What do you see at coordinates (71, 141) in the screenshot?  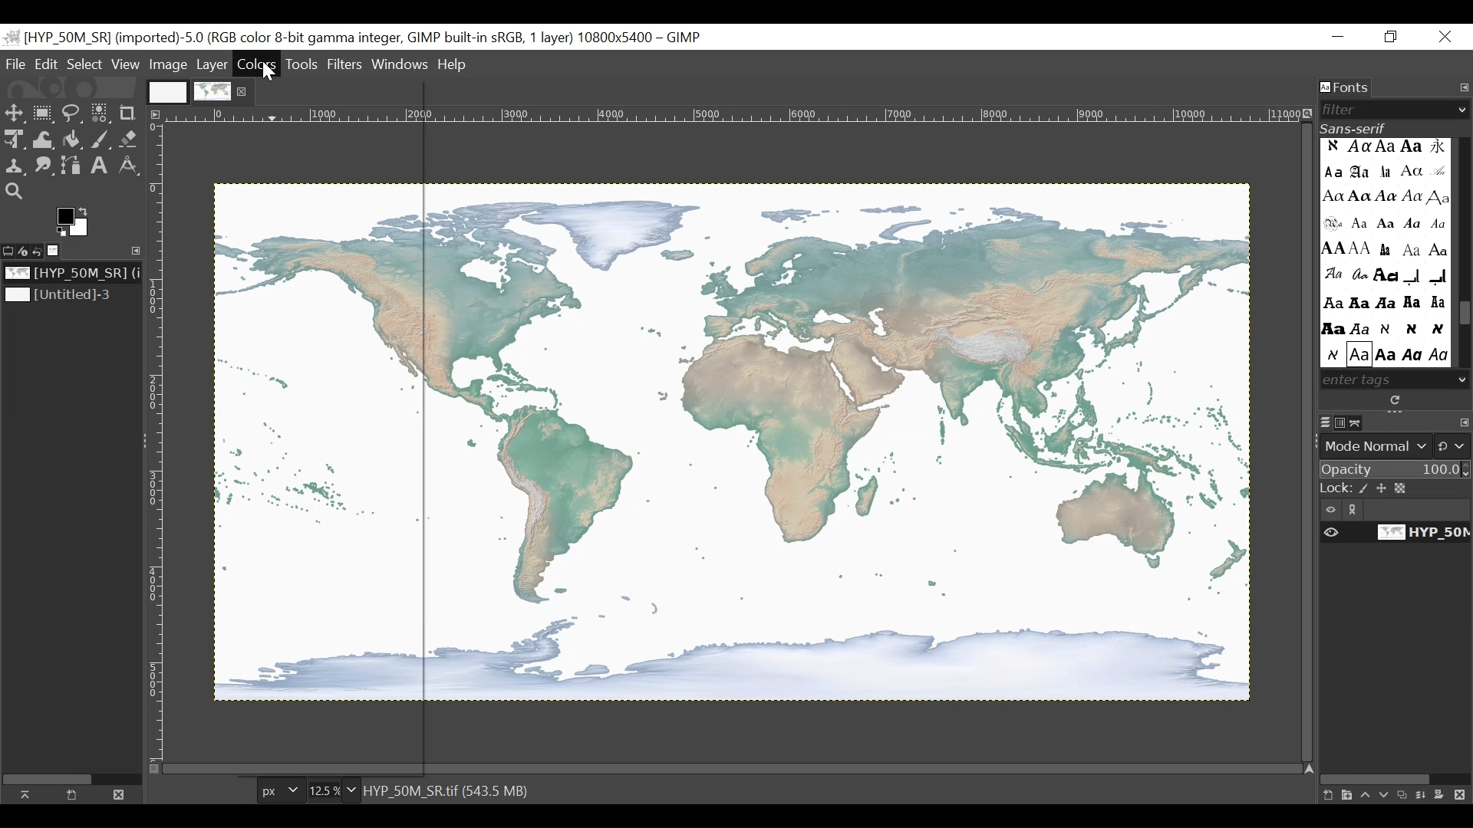 I see `Fill` at bounding box center [71, 141].